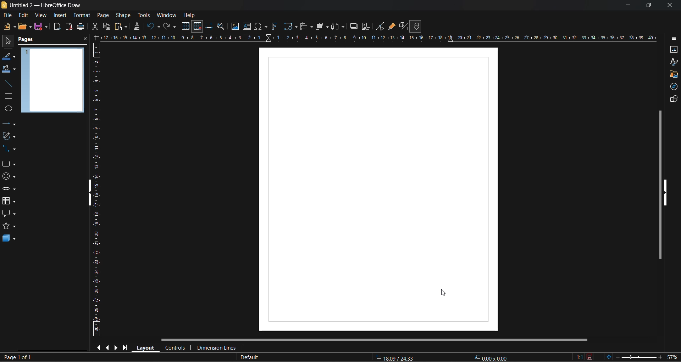 This screenshot has height=362, width=681. What do you see at coordinates (381, 37) in the screenshot?
I see `horizontal ruler` at bounding box center [381, 37].